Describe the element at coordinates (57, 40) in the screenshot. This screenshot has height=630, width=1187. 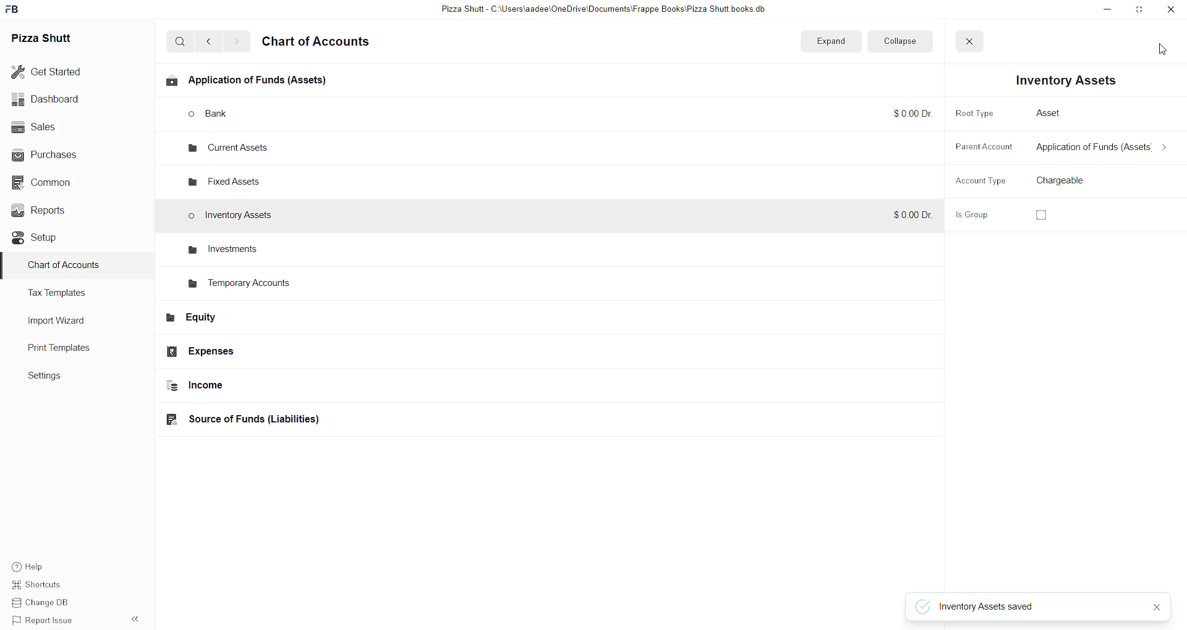
I see `Pizza Shutt` at that location.